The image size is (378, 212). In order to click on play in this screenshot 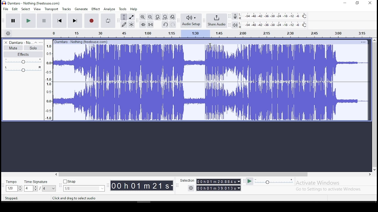, I will do `click(28, 21)`.